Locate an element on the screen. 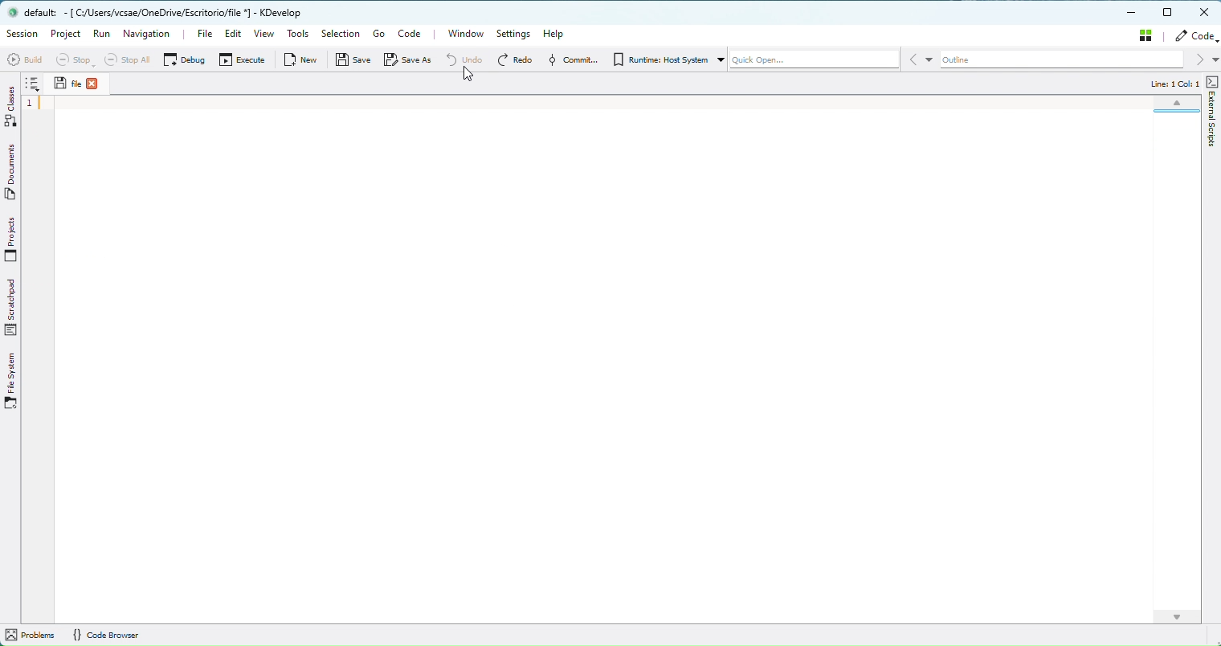 This screenshot has height=646, width=1221. File is located at coordinates (202, 35).